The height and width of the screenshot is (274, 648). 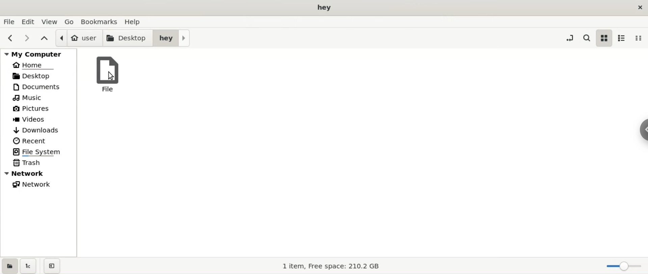 I want to click on nect, so click(x=26, y=37).